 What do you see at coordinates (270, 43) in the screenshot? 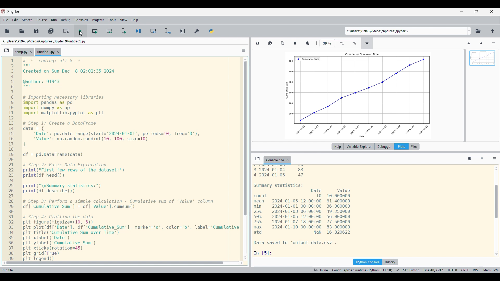
I see `Save all plots` at bounding box center [270, 43].